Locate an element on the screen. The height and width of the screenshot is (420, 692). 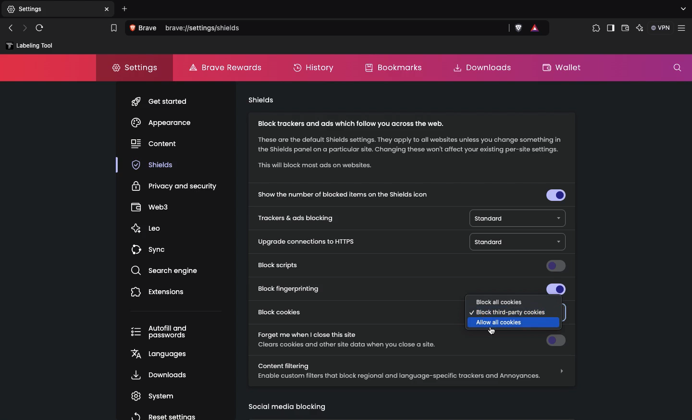
brave rewards is located at coordinates (533, 27).